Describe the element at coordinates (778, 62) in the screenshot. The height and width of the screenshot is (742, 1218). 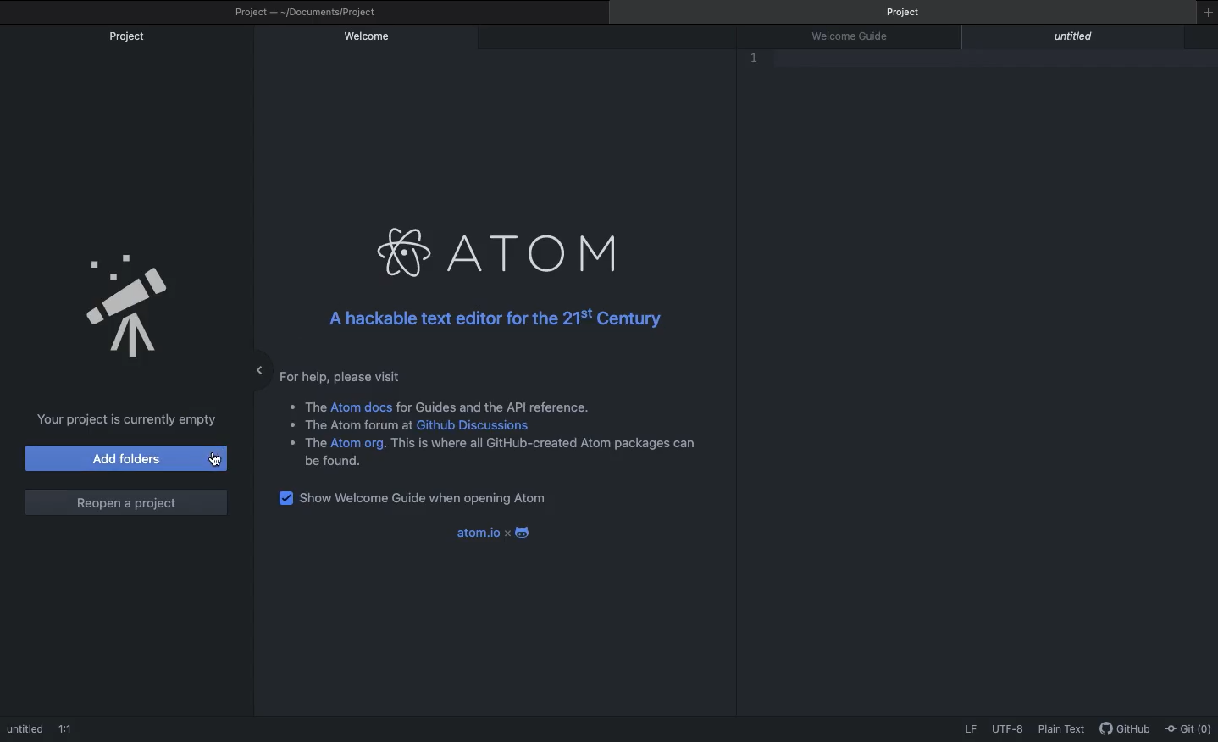
I see `Editor` at that location.